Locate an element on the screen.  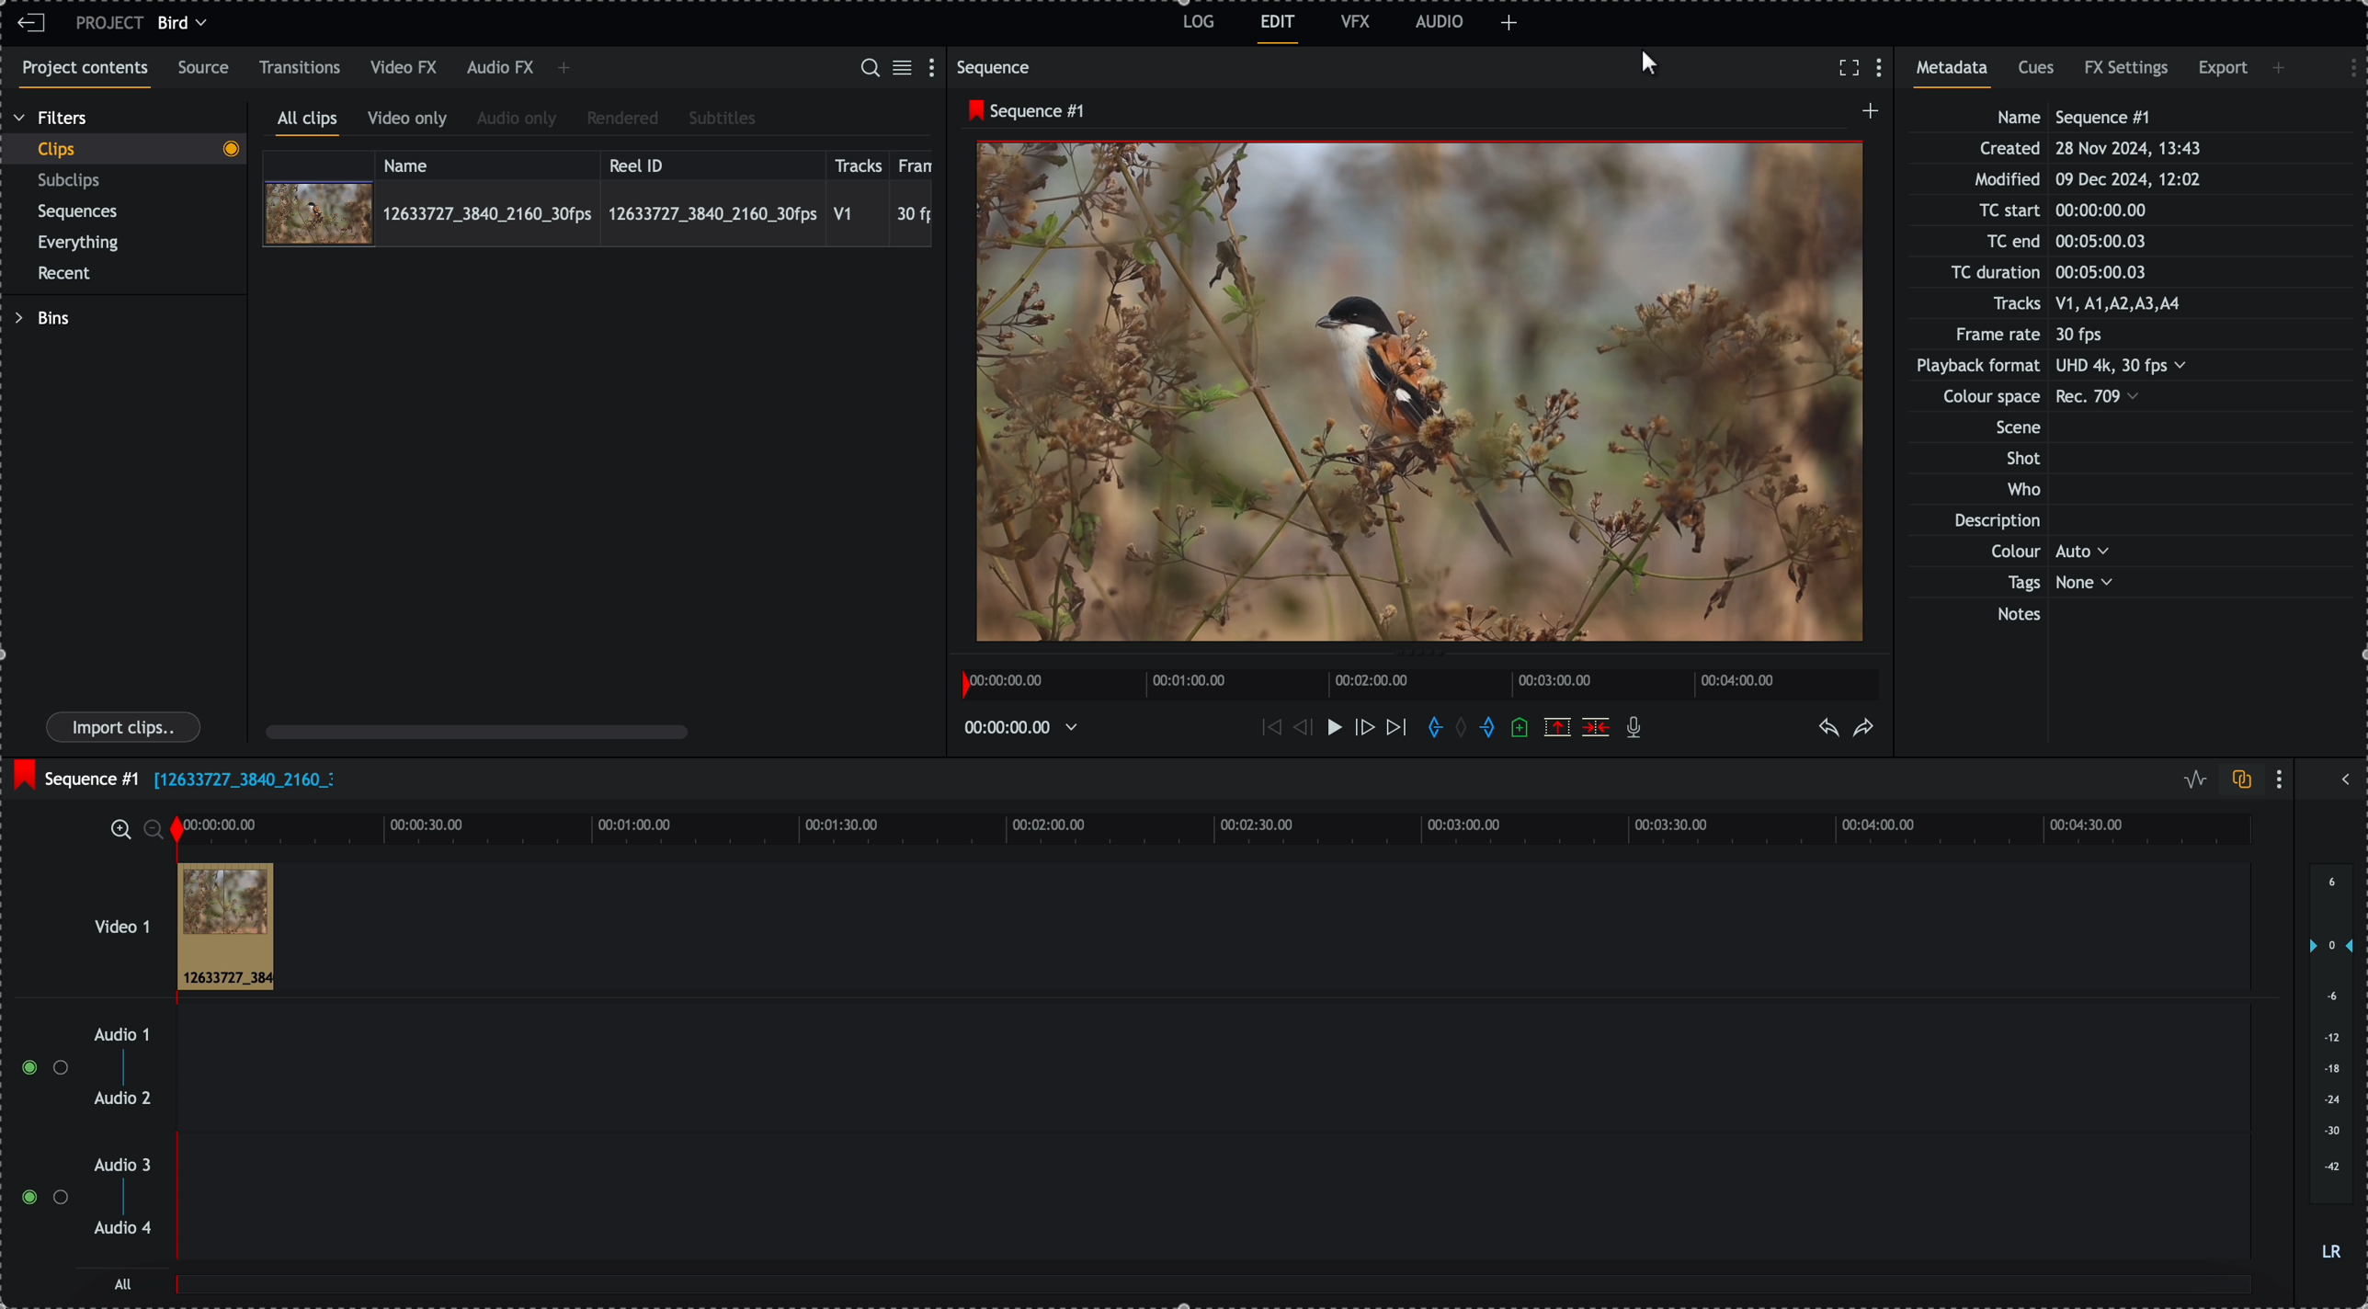
audio 1 is located at coordinates (115, 1036).